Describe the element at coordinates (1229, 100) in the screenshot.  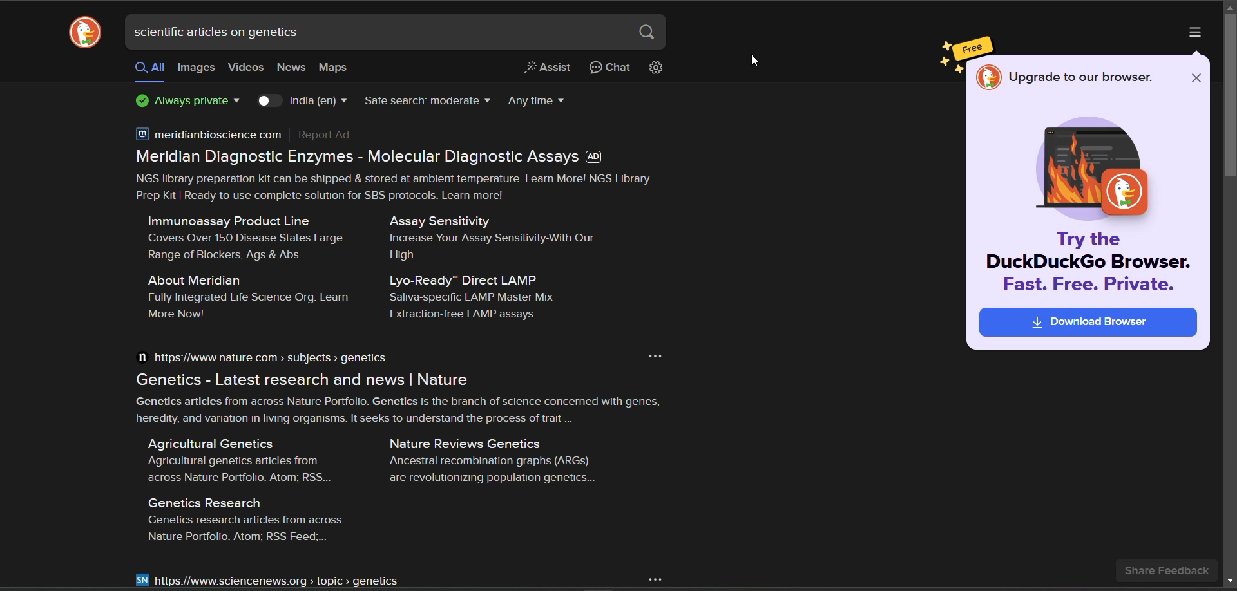
I see `vertical scroll bar` at that location.